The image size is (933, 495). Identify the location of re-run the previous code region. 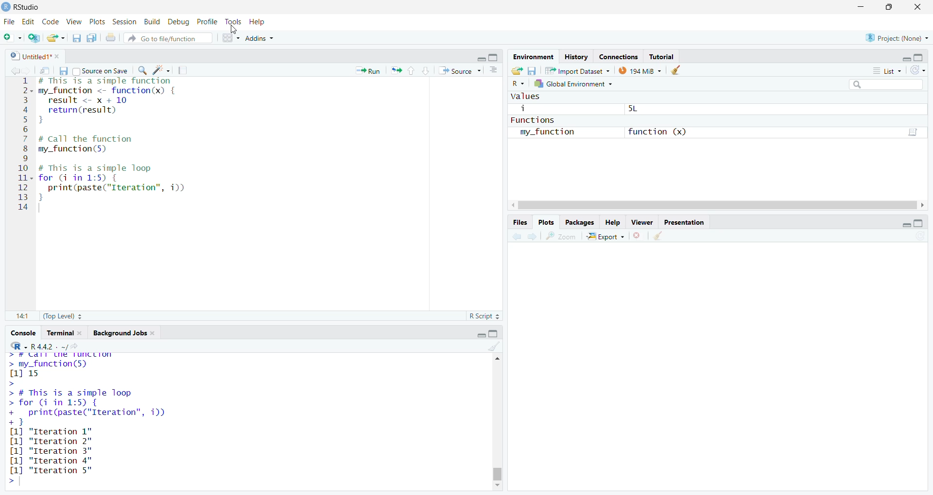
(396, 71).